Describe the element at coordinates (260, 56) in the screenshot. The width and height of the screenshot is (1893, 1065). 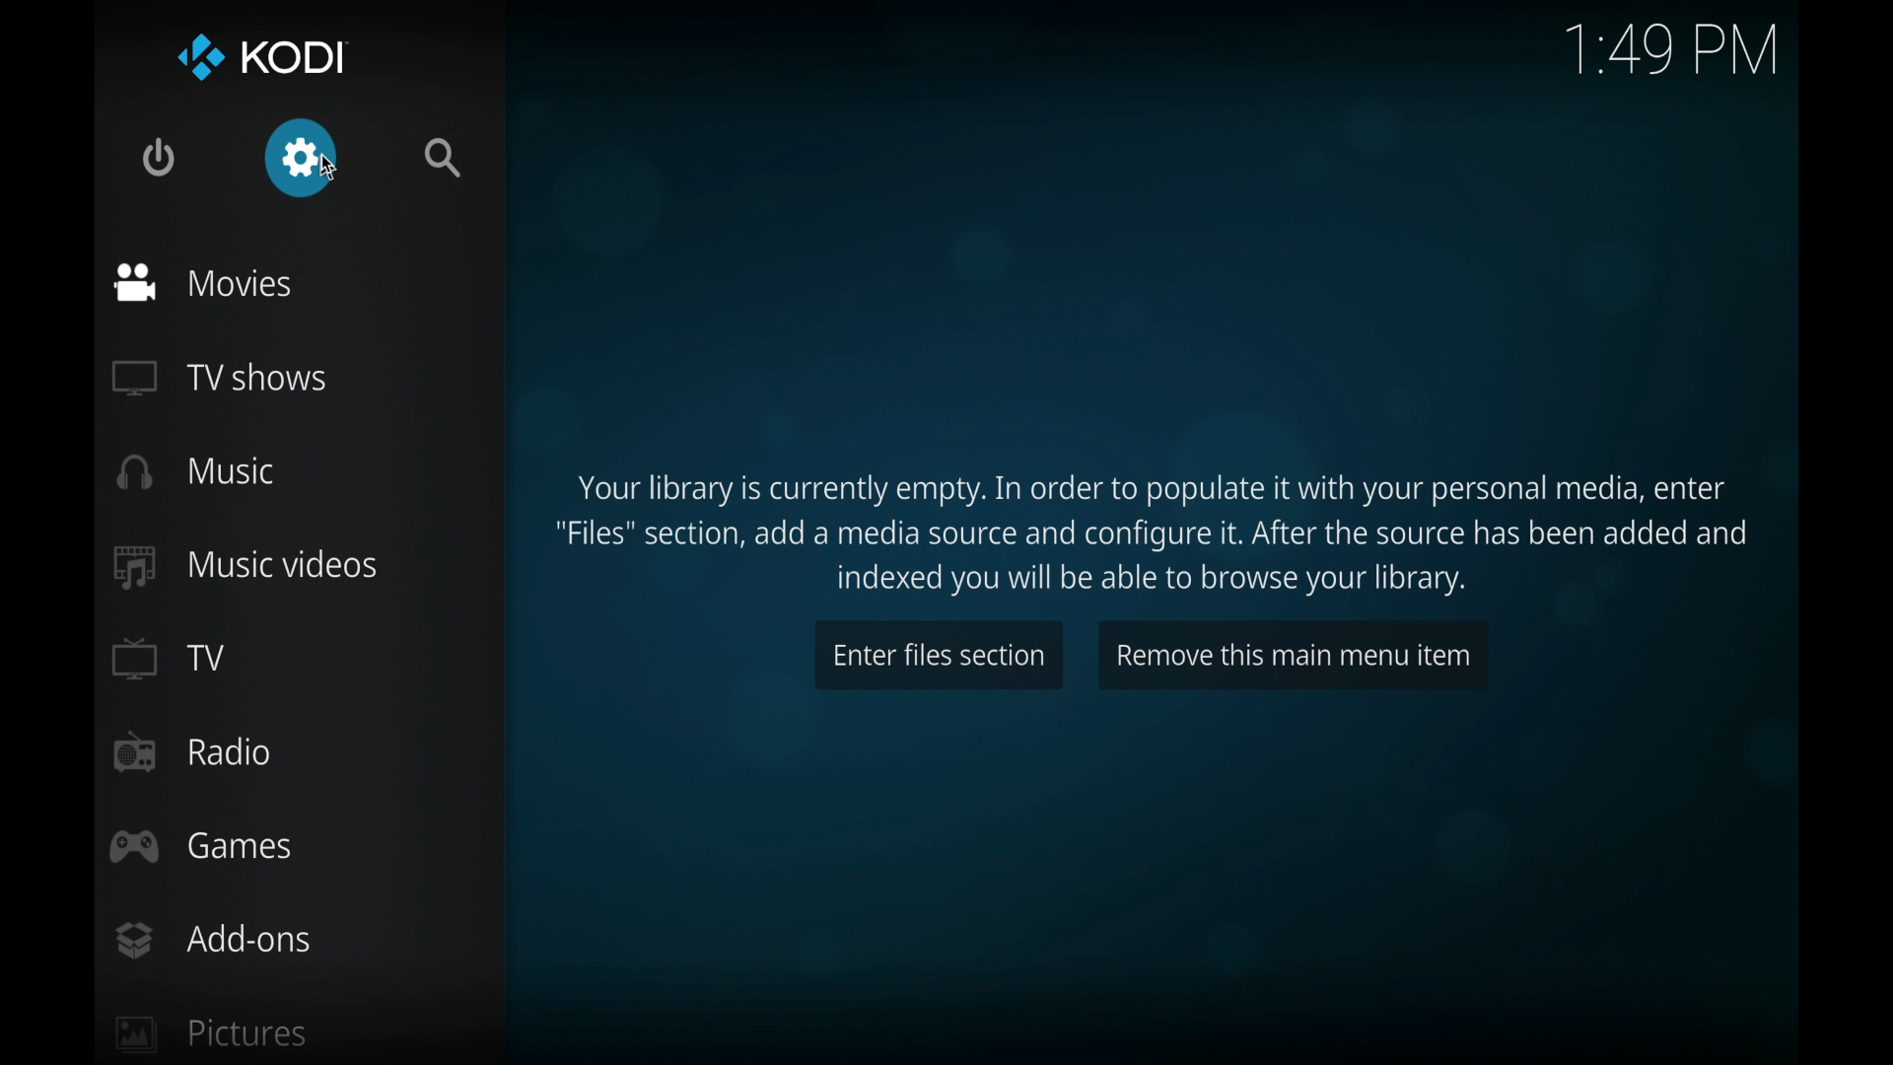
I see `kodi` at that location.